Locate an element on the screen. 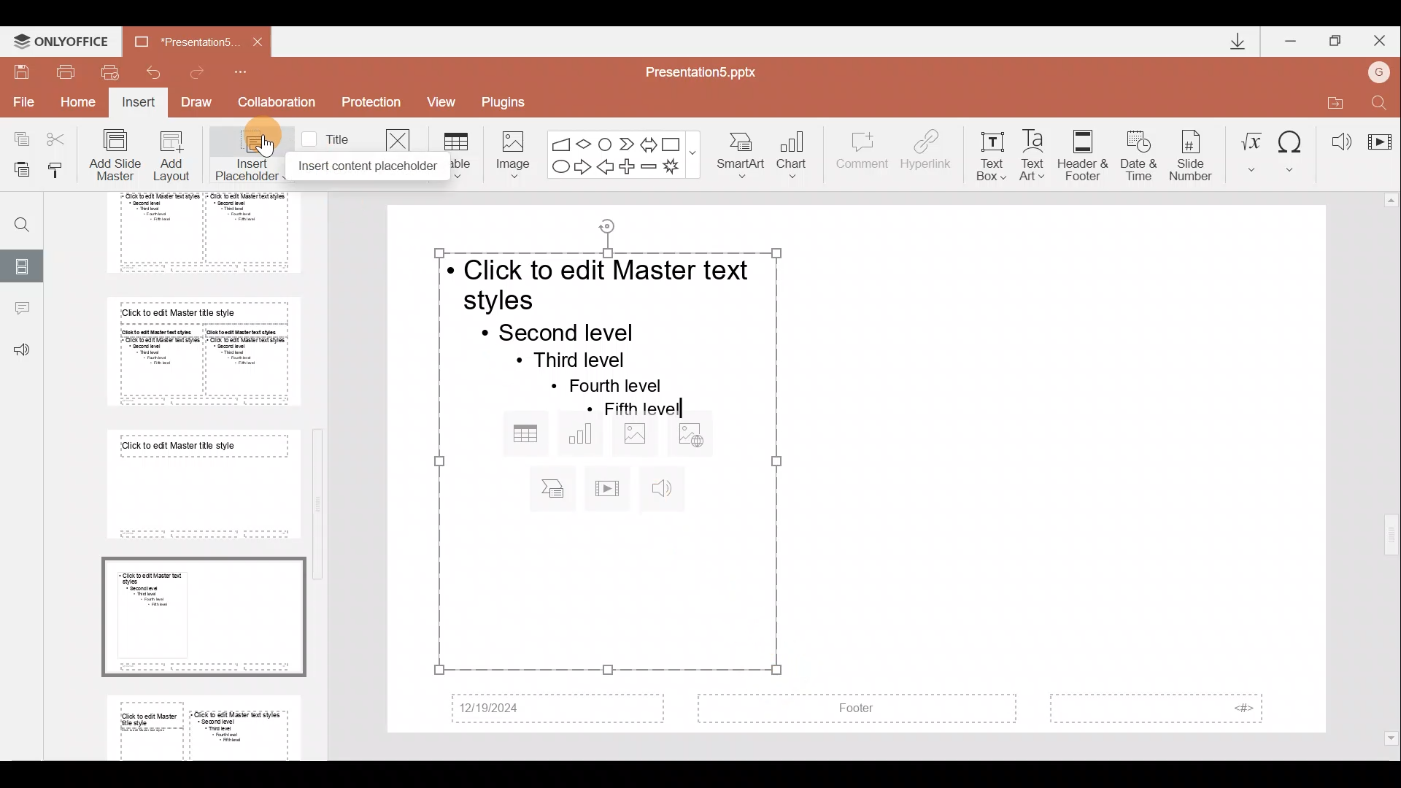 This screenshot has height=788, width=1401. Close is located at coordinates (1382, 38).